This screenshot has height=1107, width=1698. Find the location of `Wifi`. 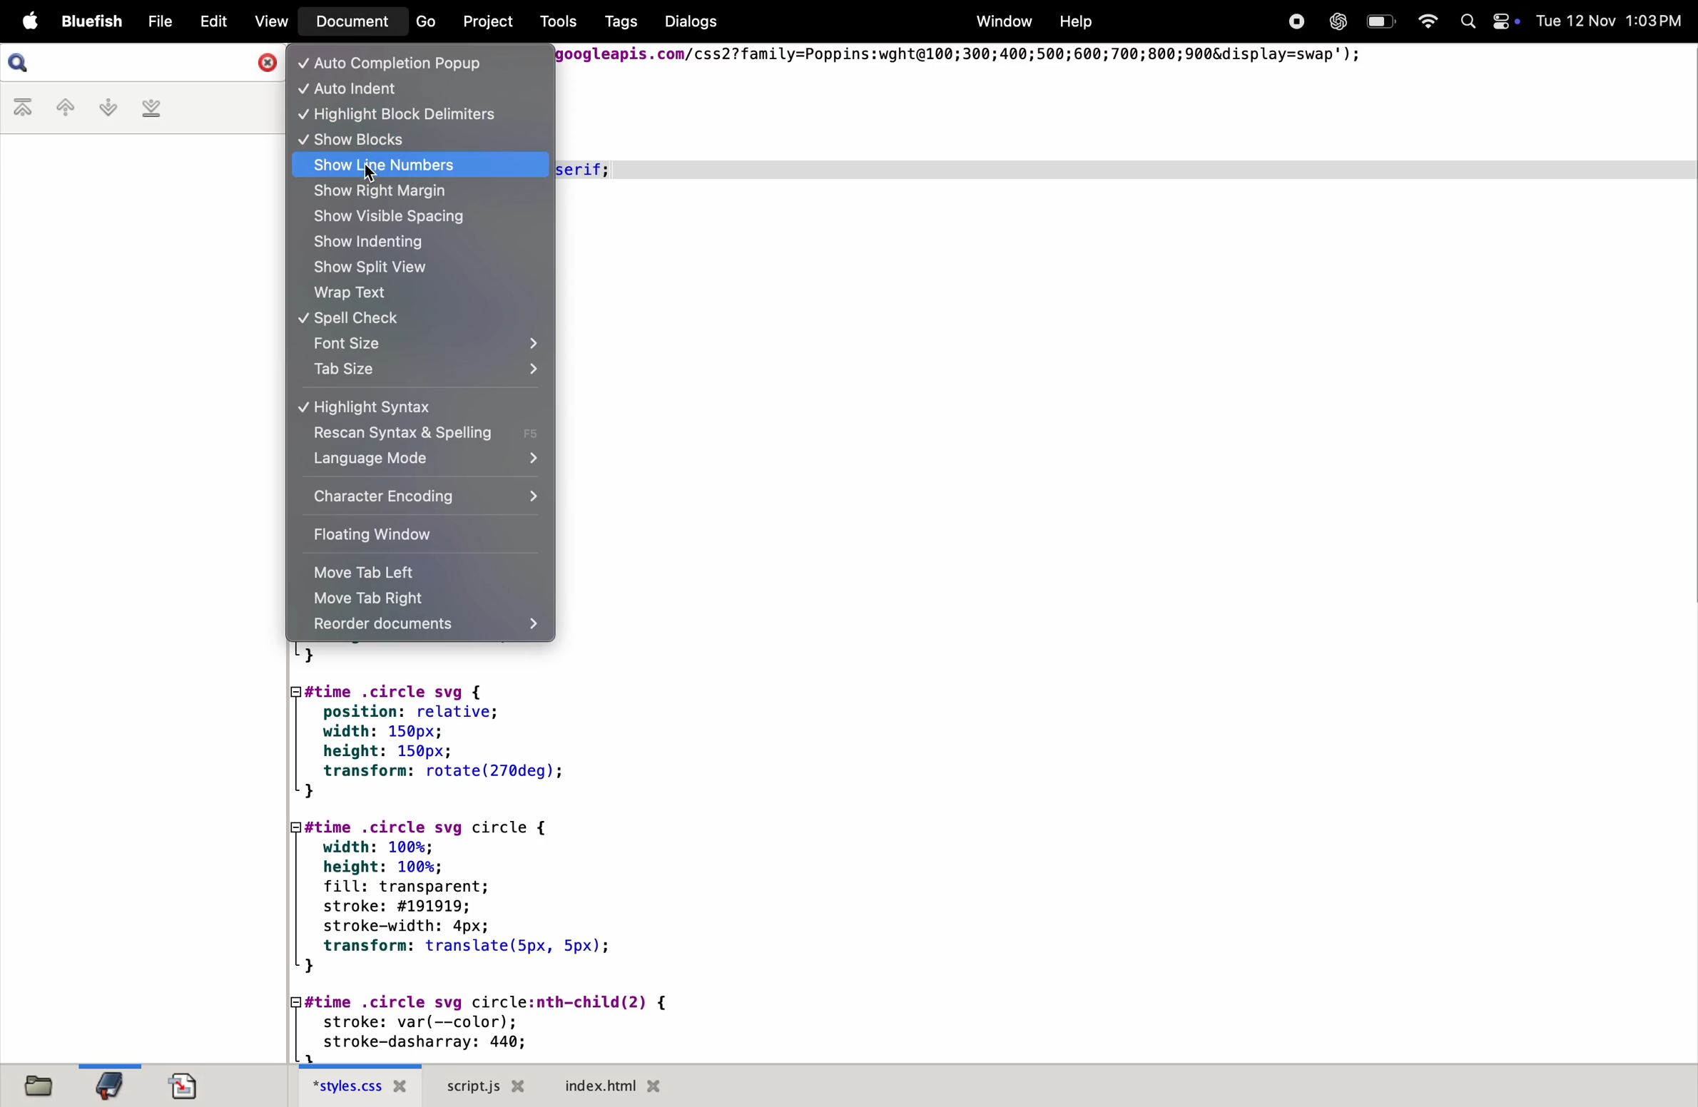

Wifi is located at coordinates (1428, 21).